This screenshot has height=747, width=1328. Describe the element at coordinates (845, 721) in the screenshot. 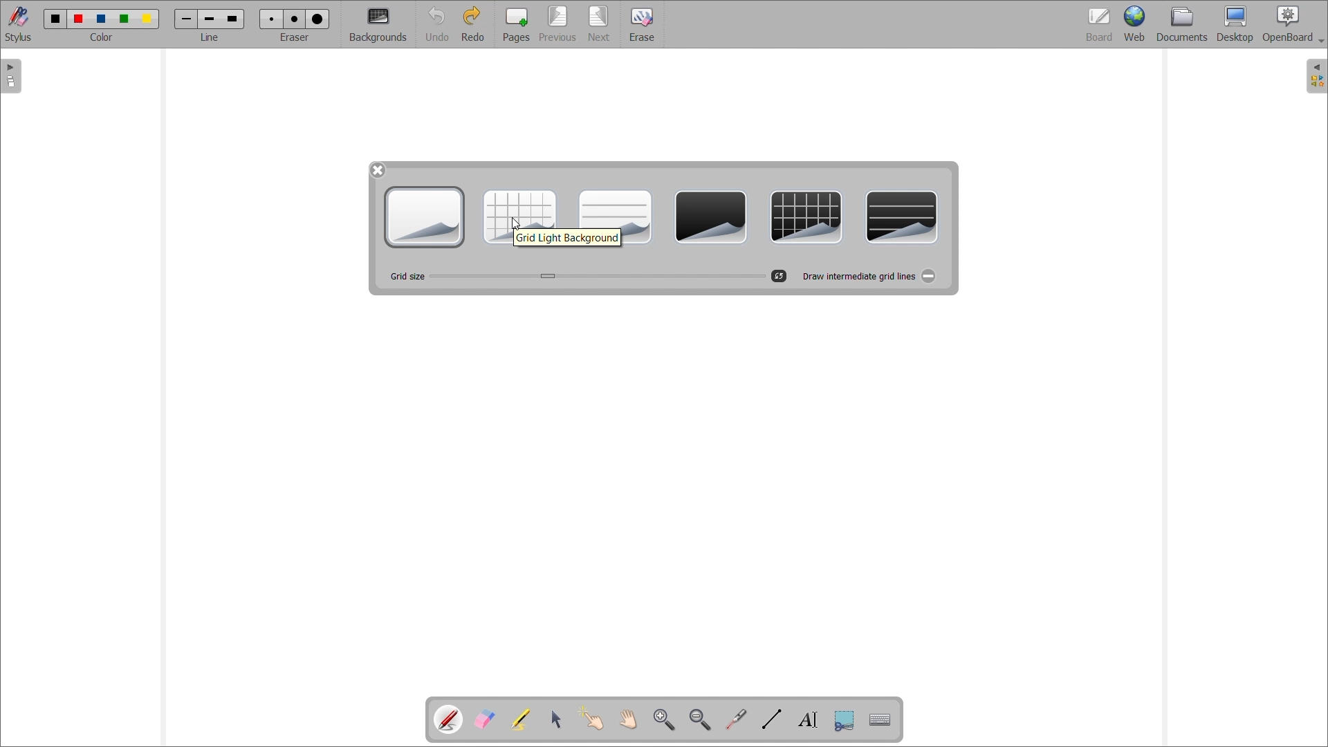

I see `Capture part of the screen` at that location.